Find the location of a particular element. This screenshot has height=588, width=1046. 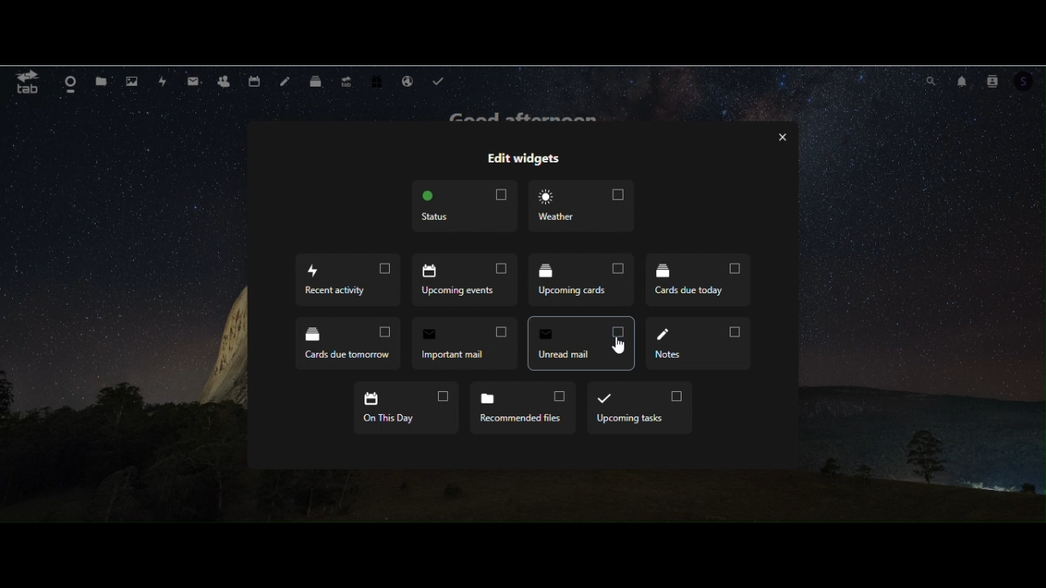

mail is located at coordinates (194, 81).